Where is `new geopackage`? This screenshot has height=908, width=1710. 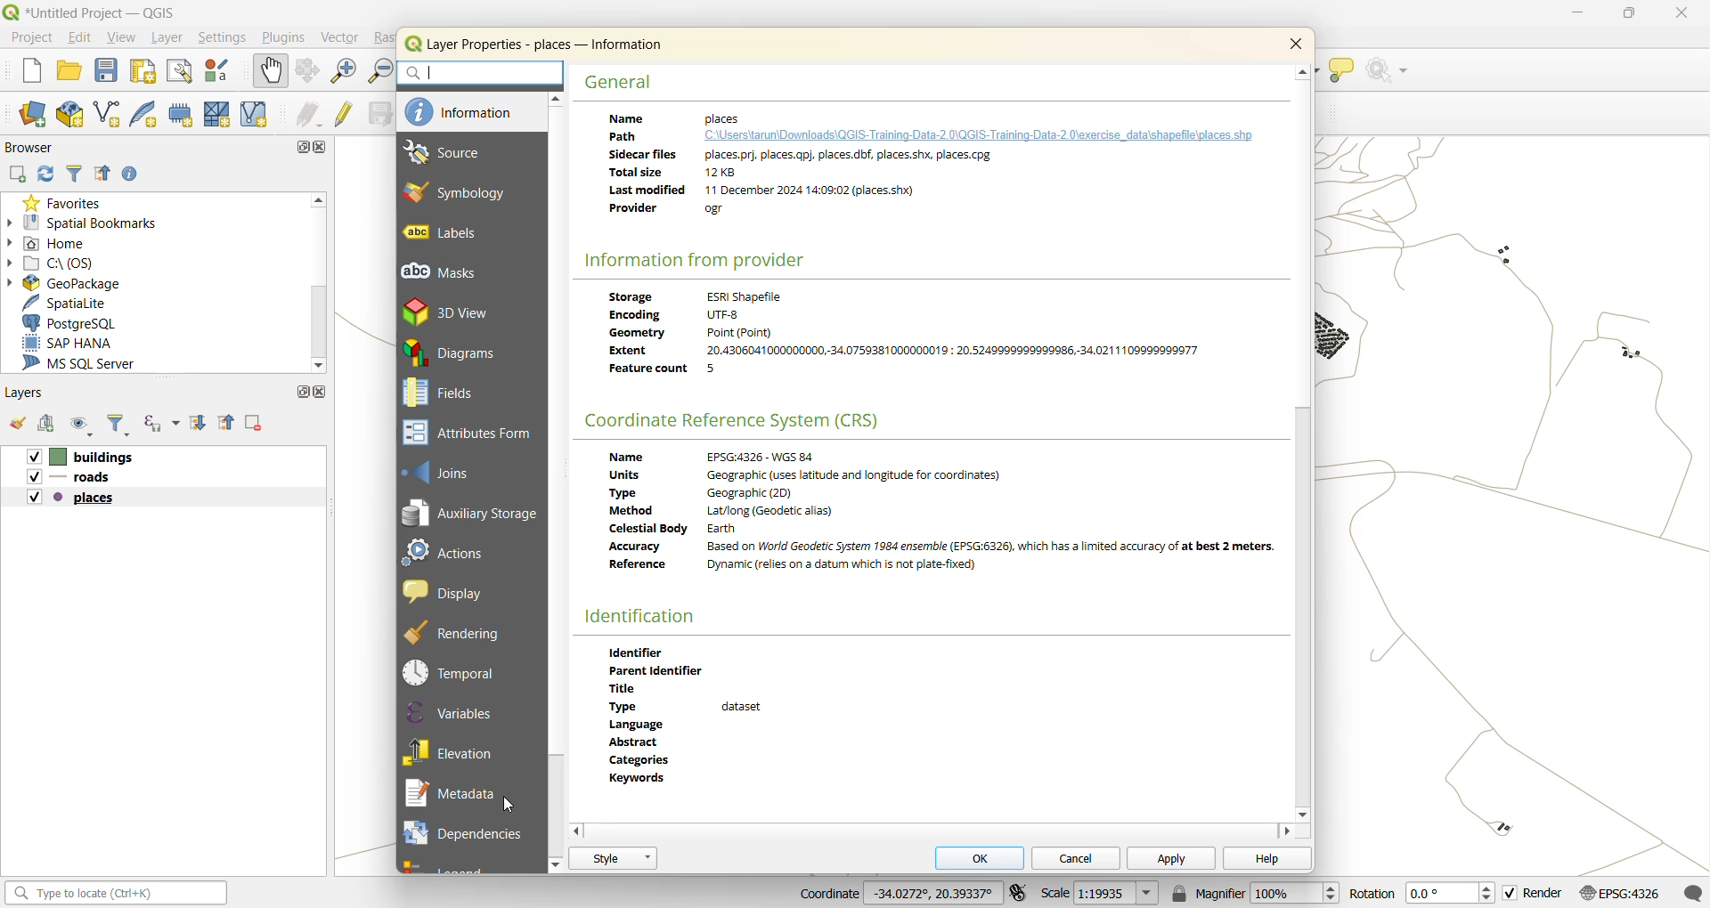 new geopackage is located at coordinates (77, 116).